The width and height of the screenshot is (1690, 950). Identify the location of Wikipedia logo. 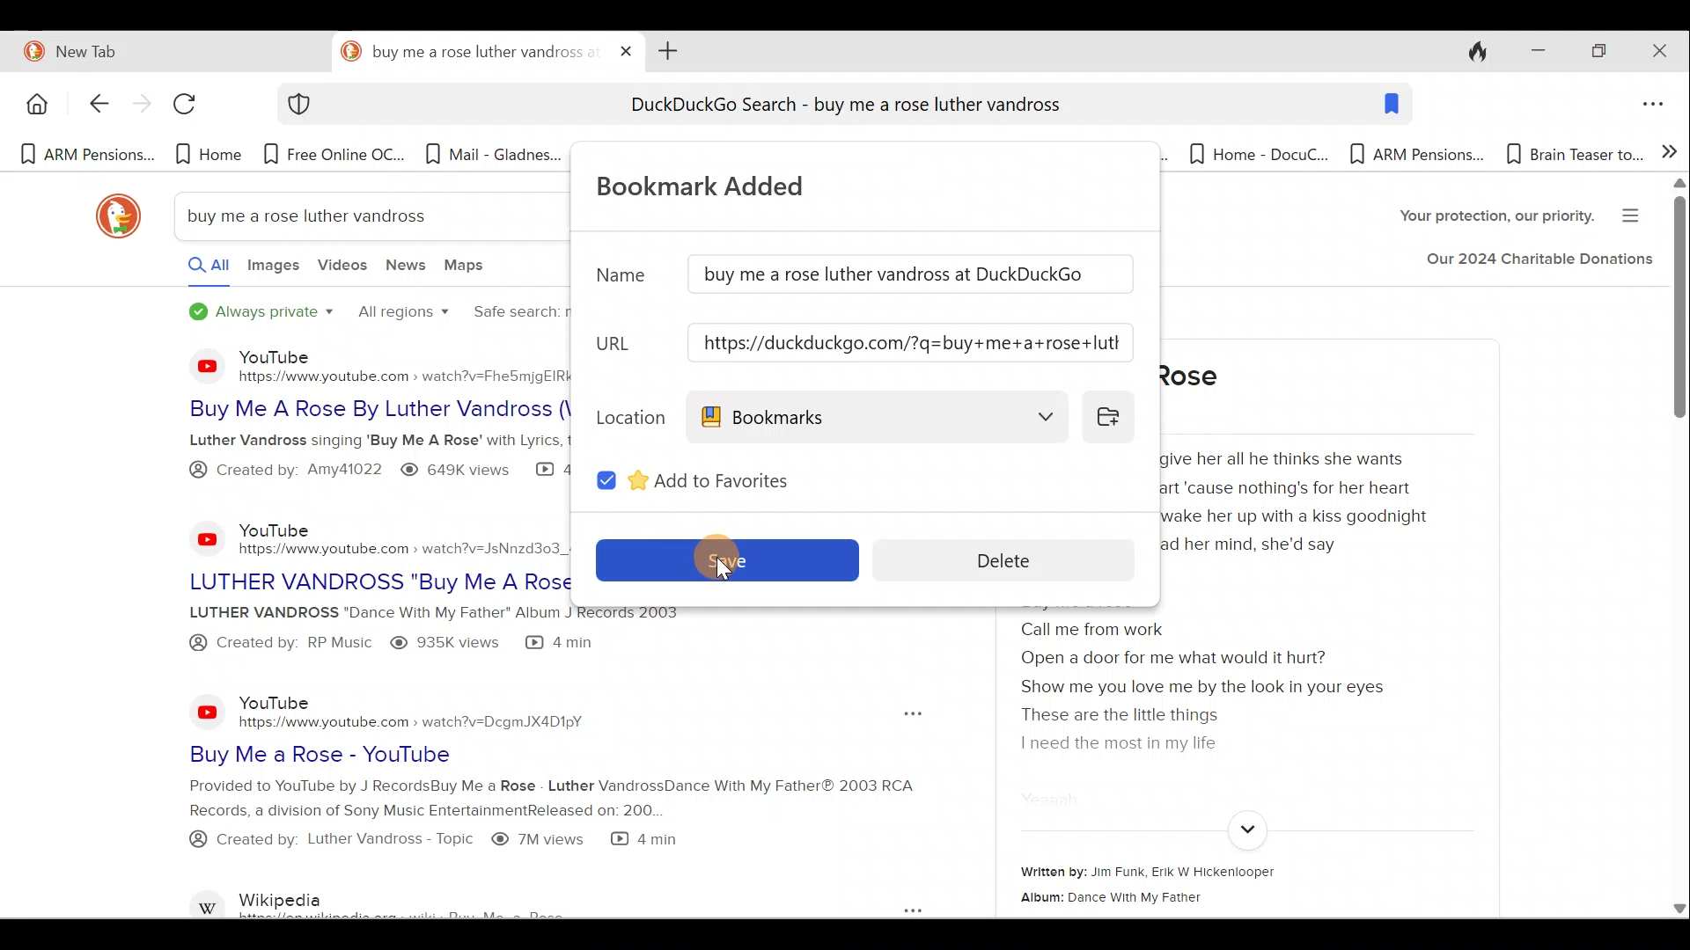
(209, 901).